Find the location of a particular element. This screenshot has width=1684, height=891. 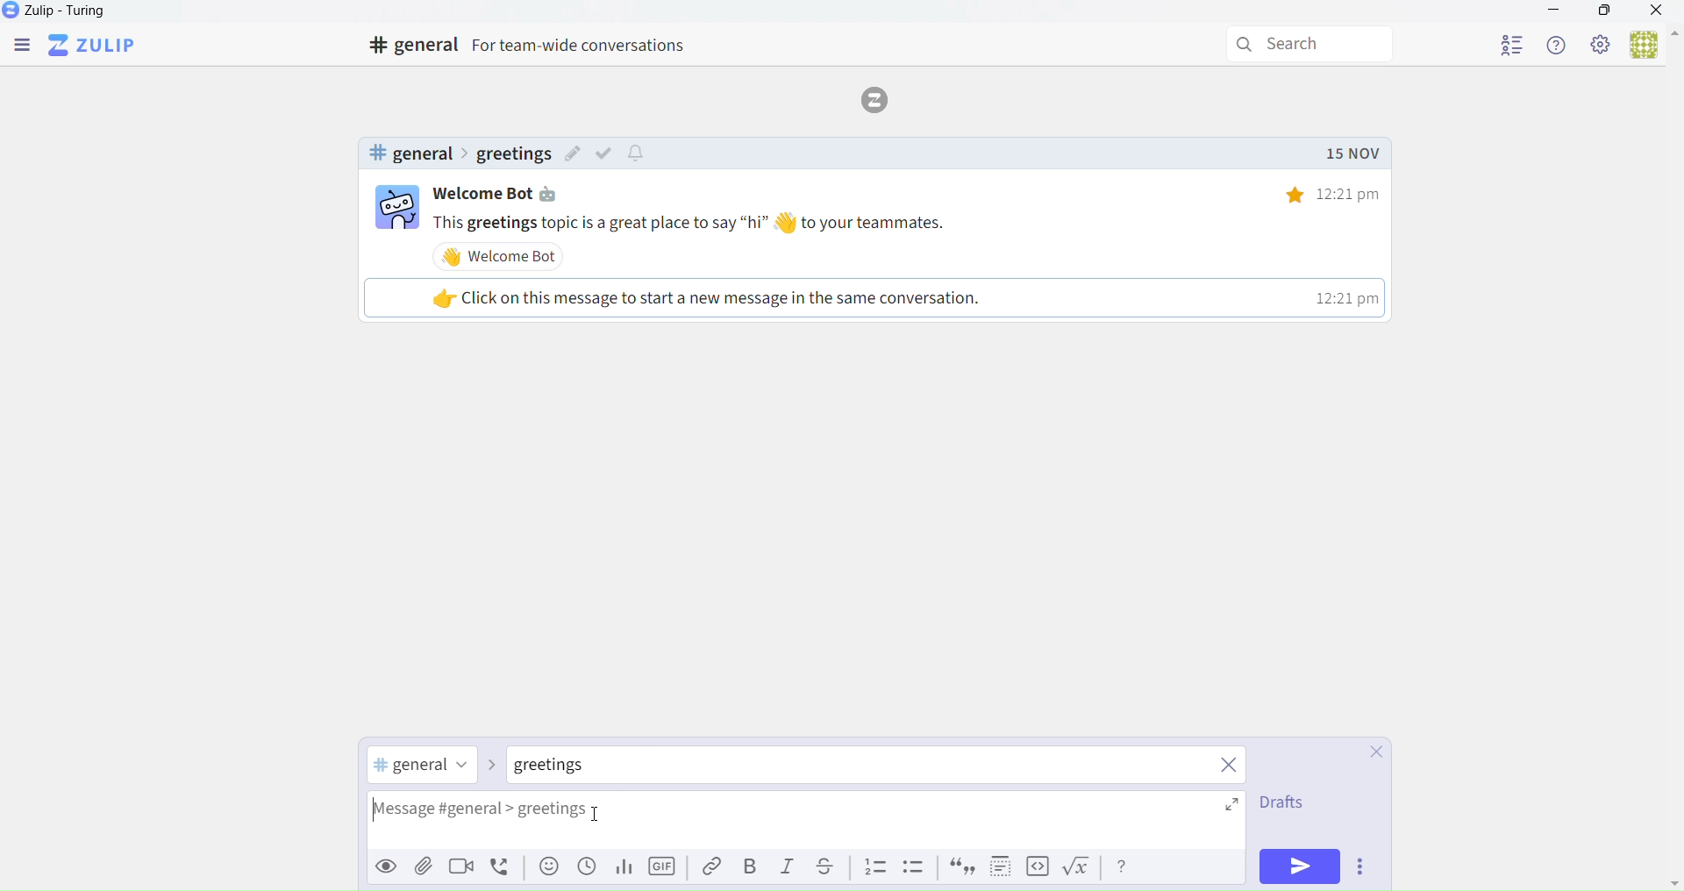

close is located at coordinates (1231, 767).